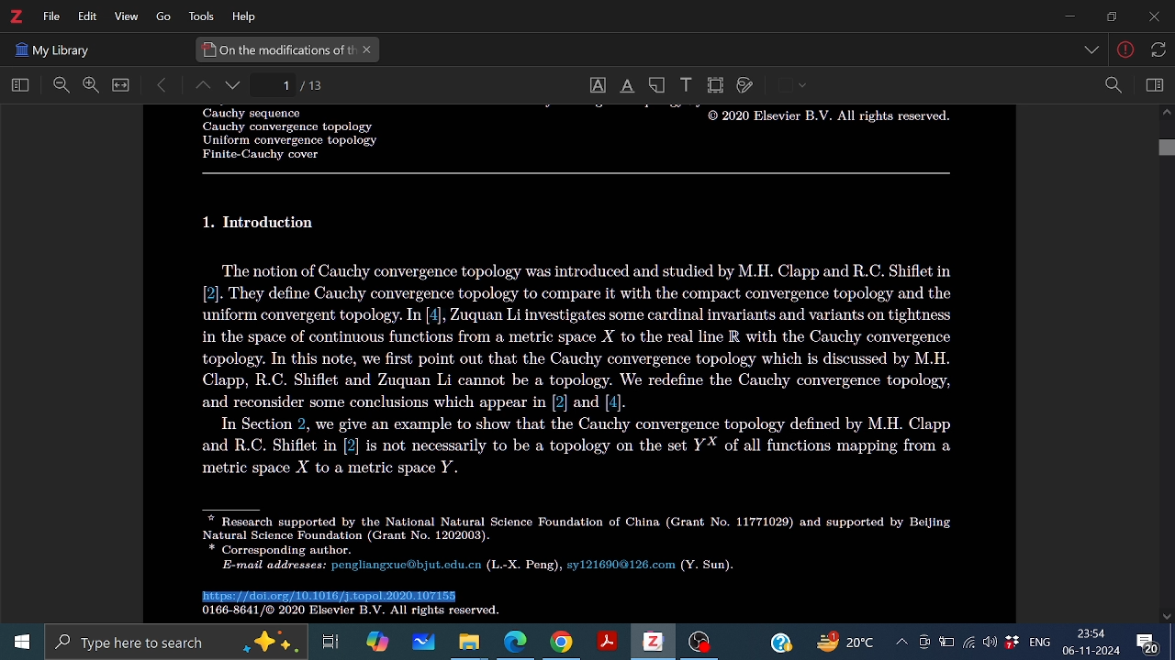 The image size is (1175, 660). What do you see at coordinates (17, 86) in the screenshot?
I see `Home view` at bounding box center [17, 86].